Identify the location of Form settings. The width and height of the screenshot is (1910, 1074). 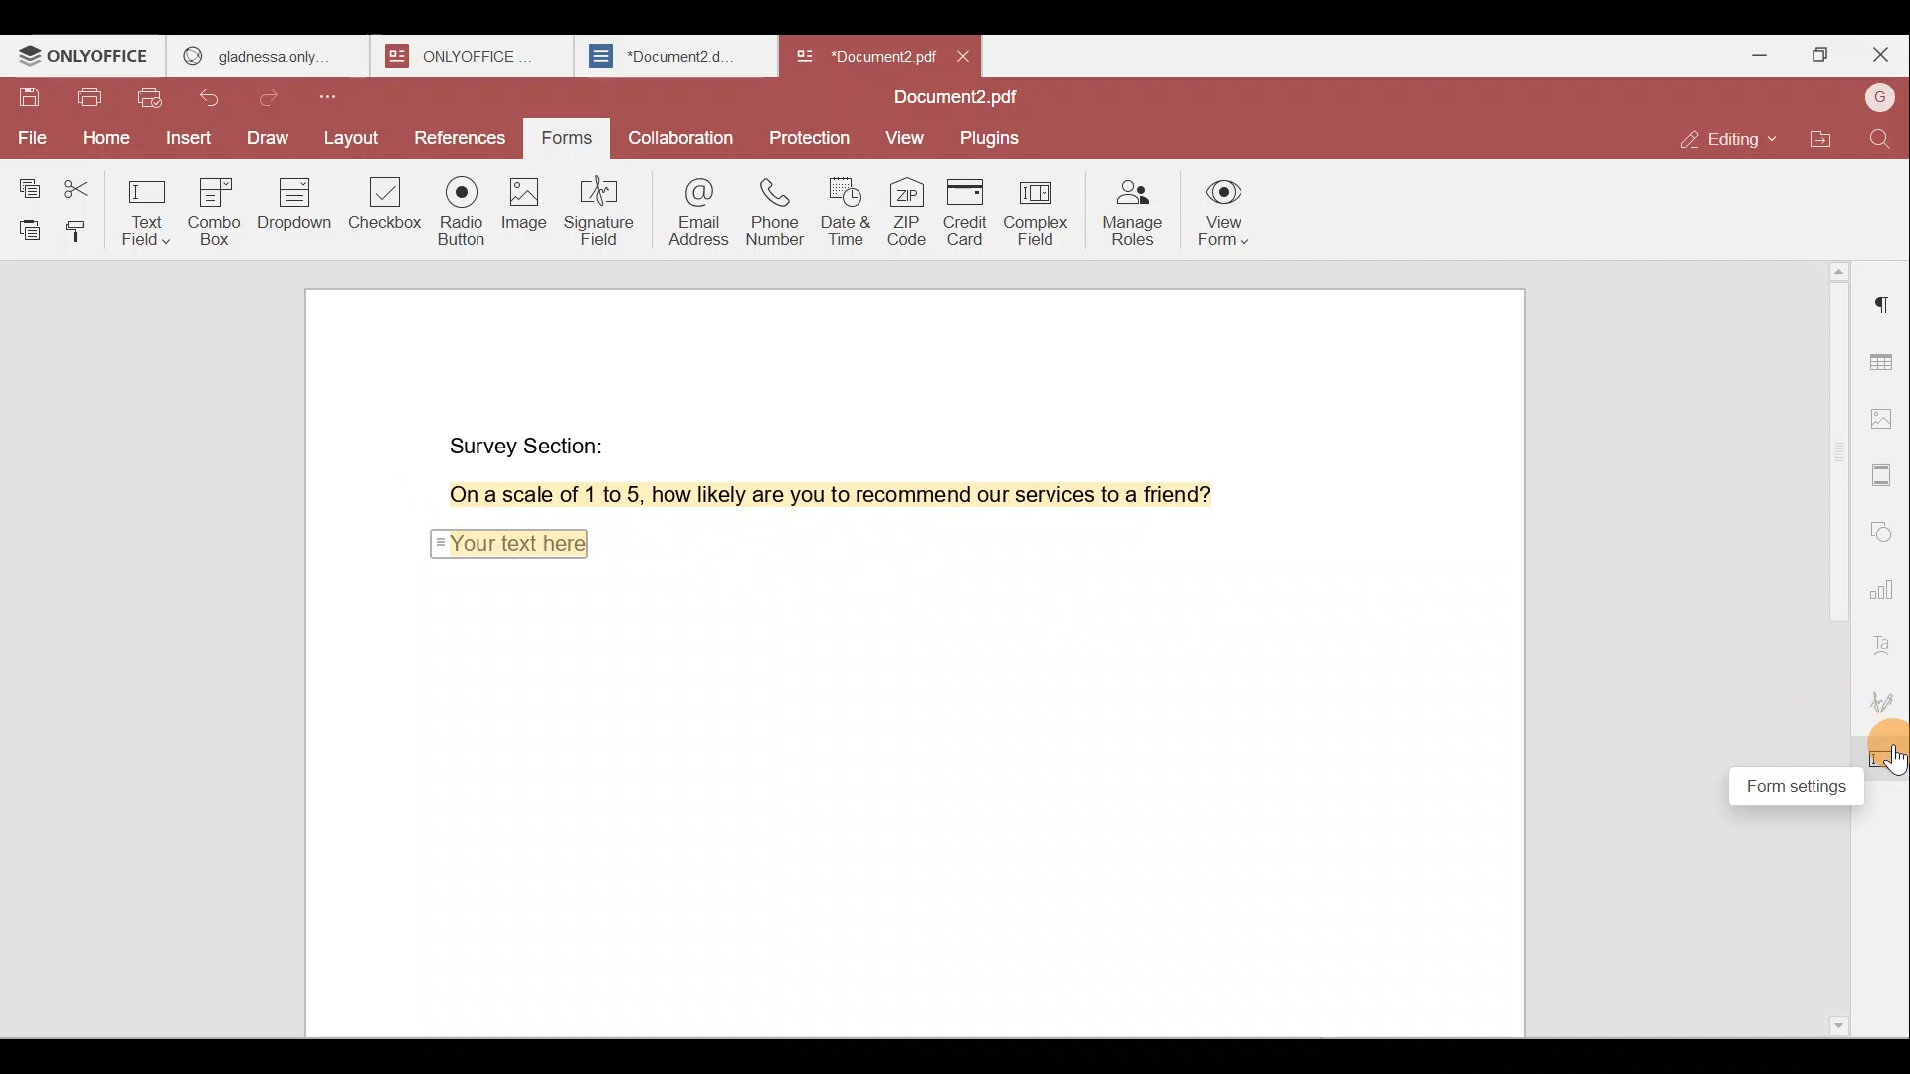
(1790, 789).